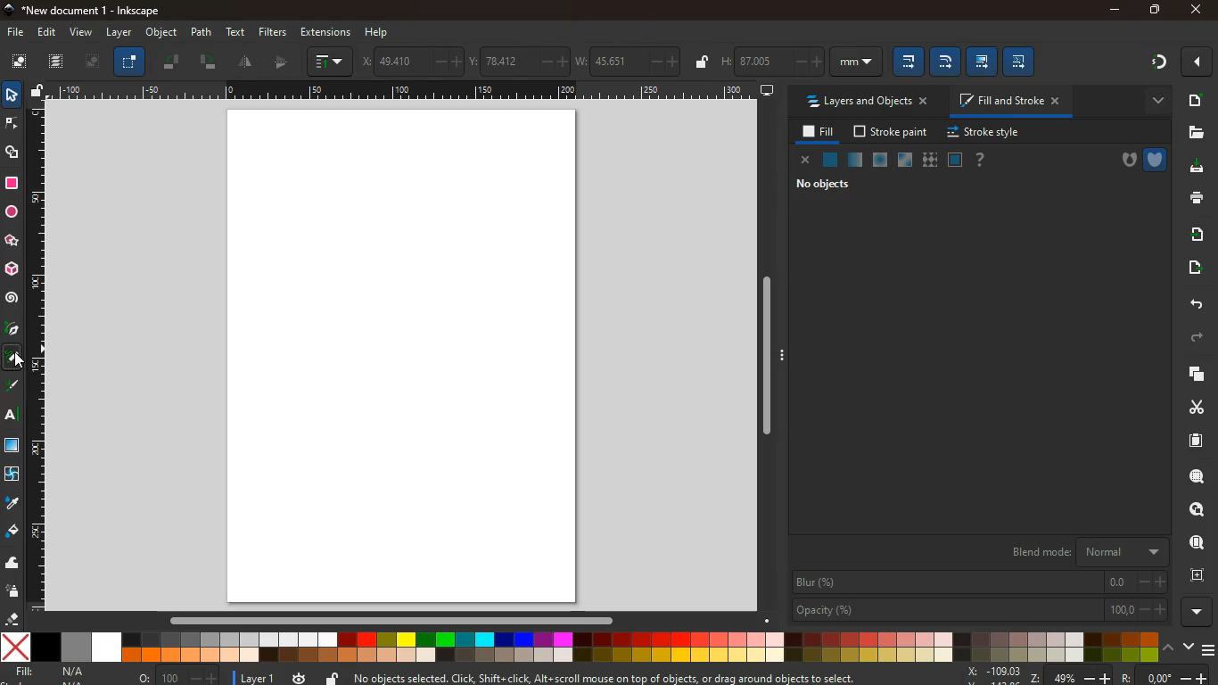 This screenshot has height=685, width=1218. What do you see at coordinates (1194, 305) in the screenshot?
I see `back` at bounding box center [1194, 305].